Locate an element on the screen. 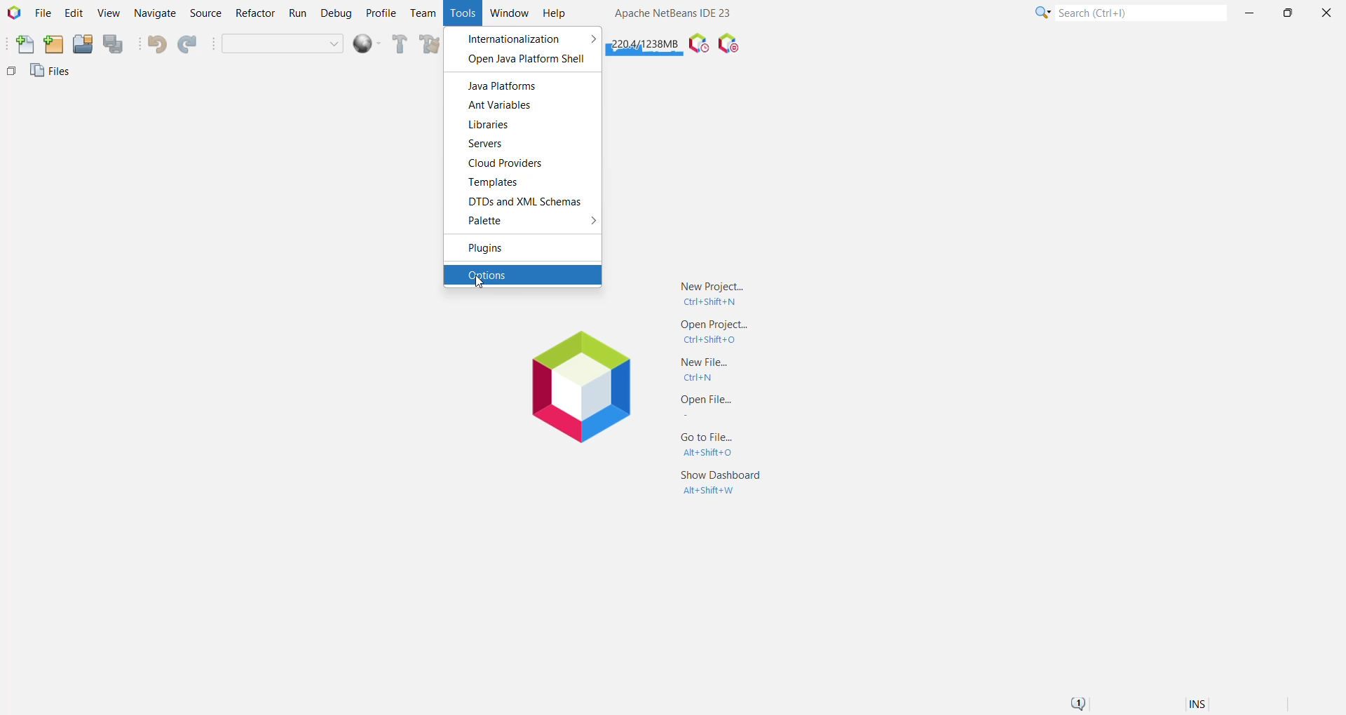 The width and height of the screenshot is (1346, 715). Options is located at coordinates (520, 275).